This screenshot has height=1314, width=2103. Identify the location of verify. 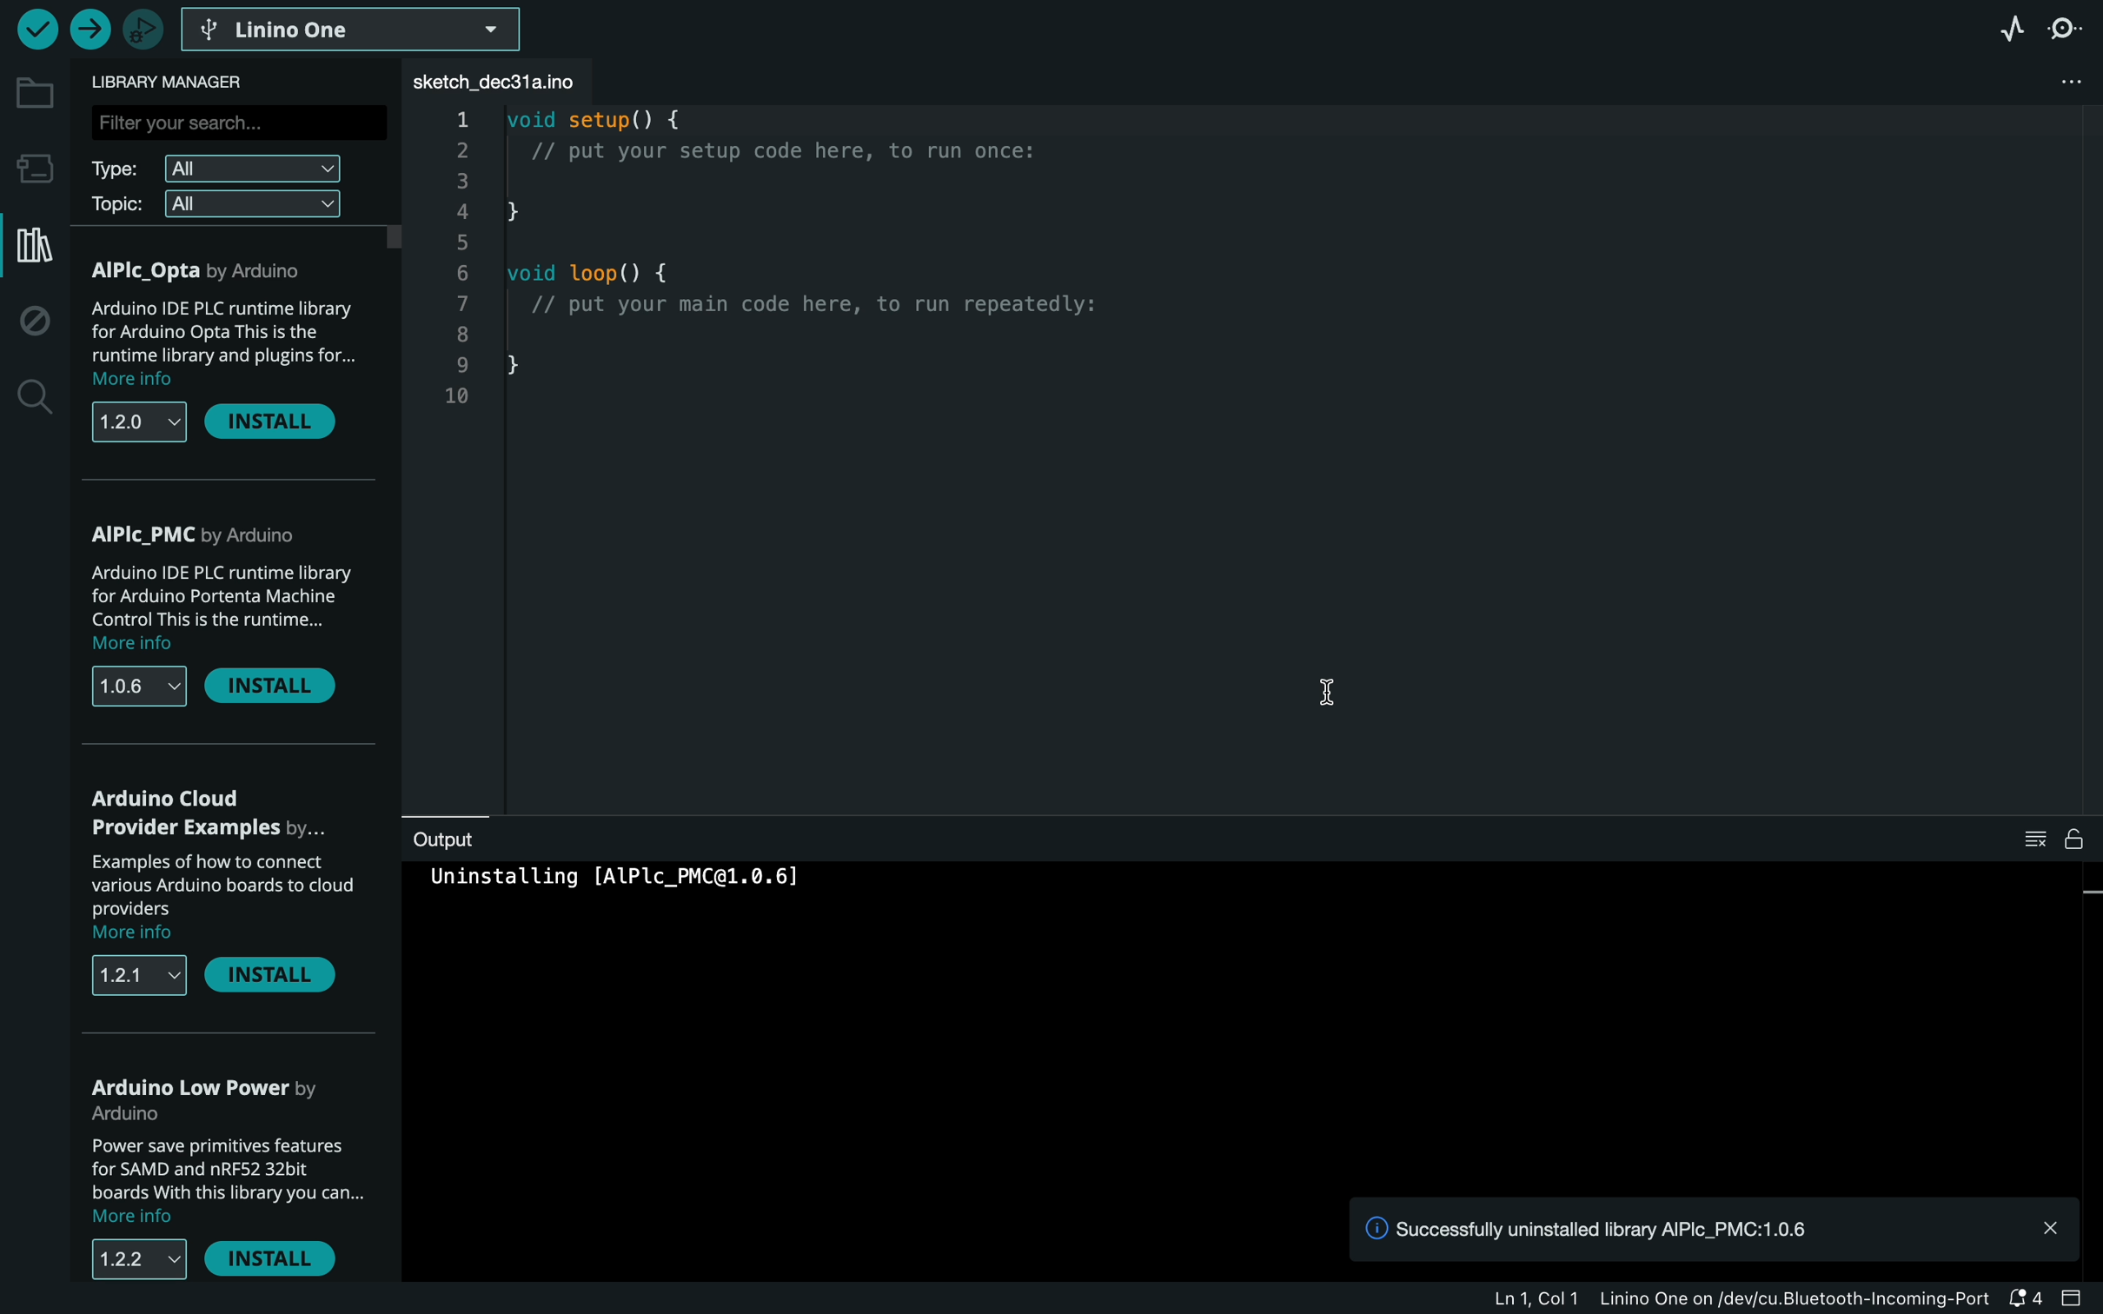
(38, 29).